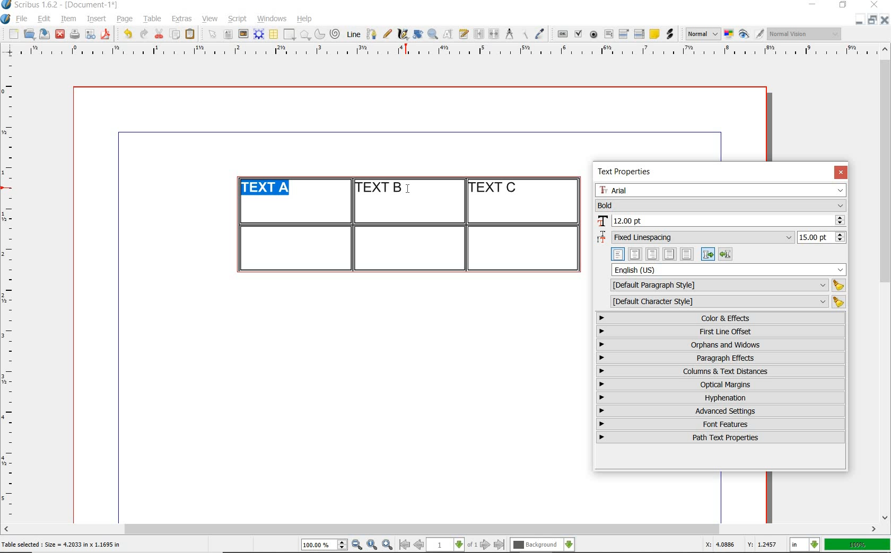 The height and width of the screenshot is (553, 891). Describe the element at coordinates (319, 34) in the screenshot. I see `arc` at that location.